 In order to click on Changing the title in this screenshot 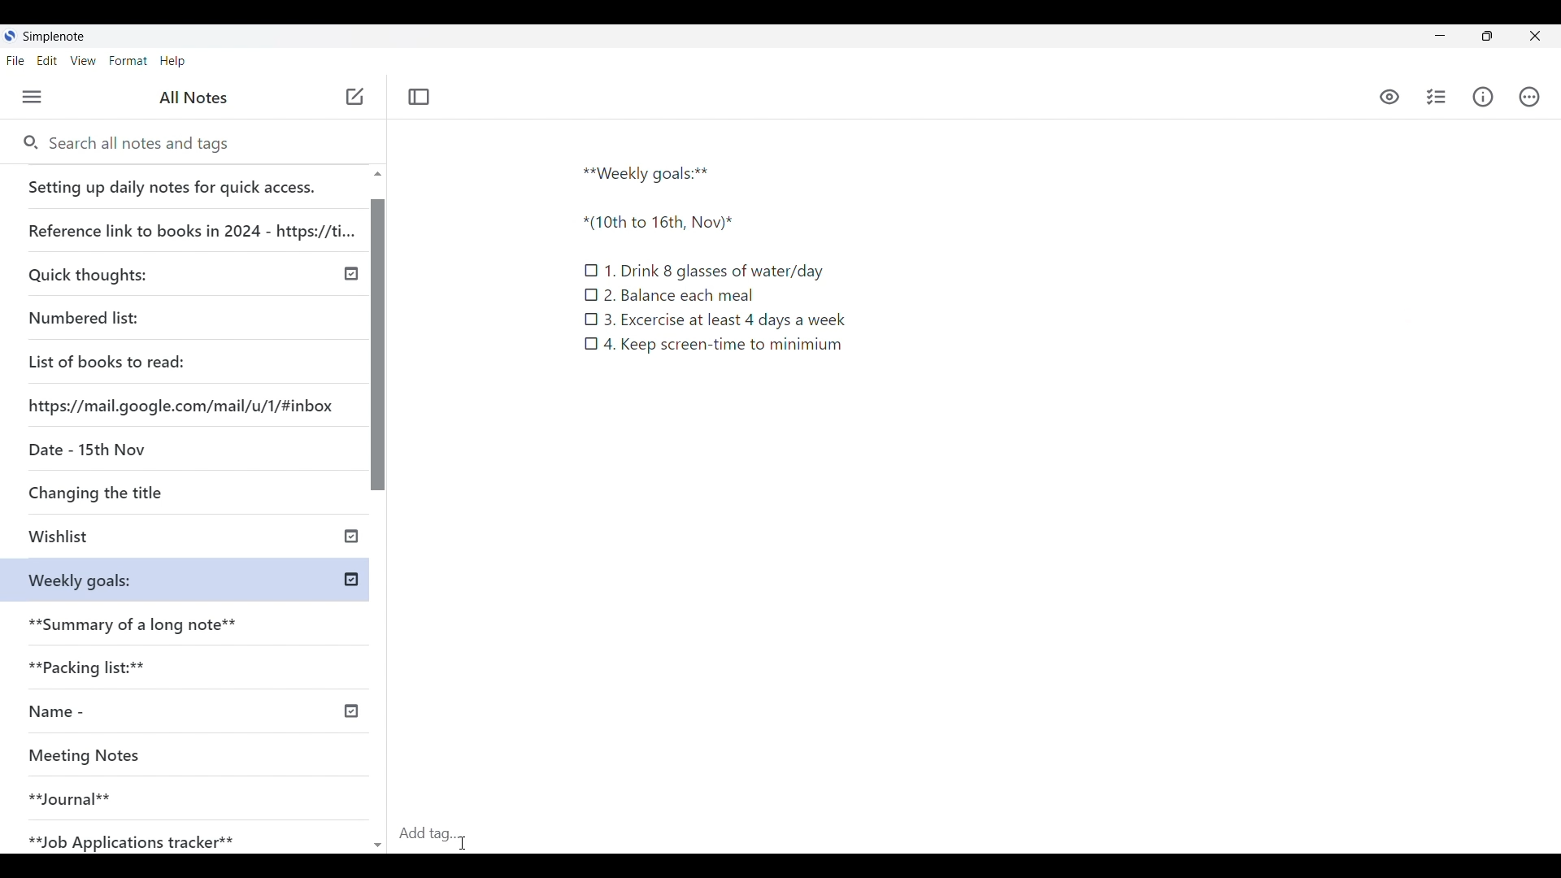, I will do `click(130, 492)`.